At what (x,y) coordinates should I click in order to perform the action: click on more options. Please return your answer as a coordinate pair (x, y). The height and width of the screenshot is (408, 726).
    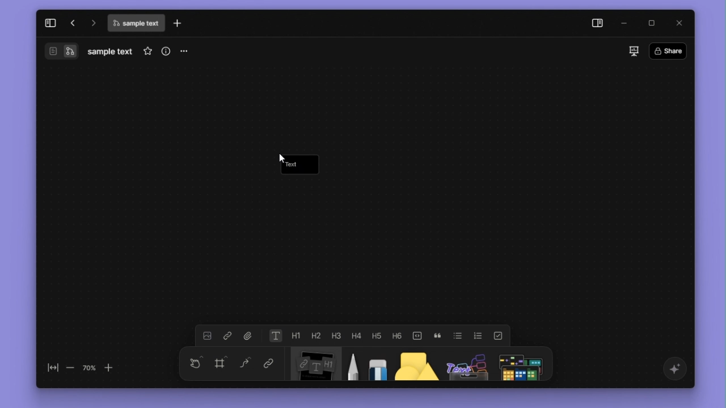
    Looking at the image, I should click on (186, 52).